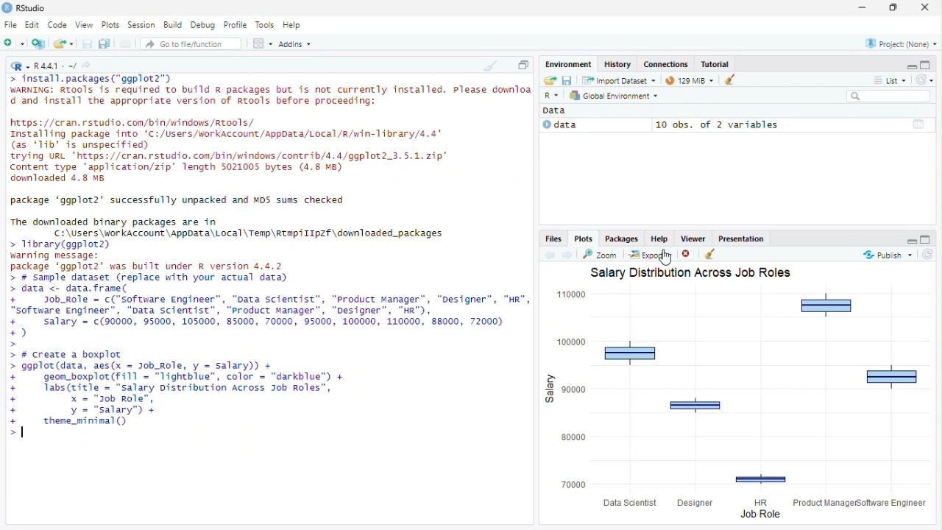 The image size is (942, 530). Describe the element at coordinates (87, 43) in the screenshot. I see `Save current document` at that location.